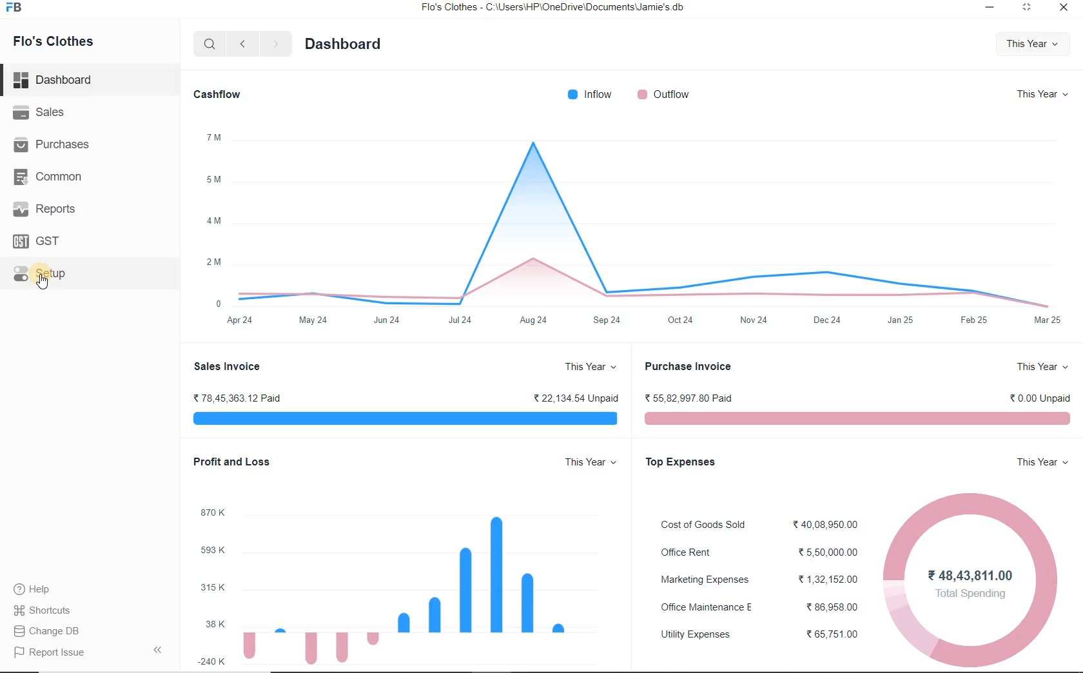 The image size is (1083, 673). I want to click on Report issue, so click(50, 653).